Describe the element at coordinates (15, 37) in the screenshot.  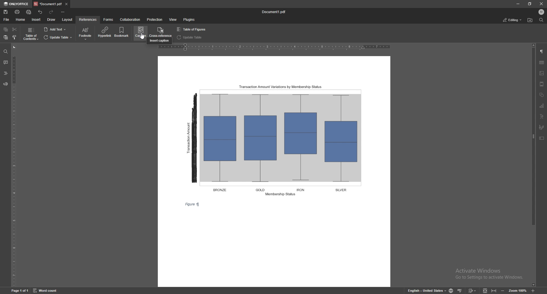
I see `copy style` at that location.